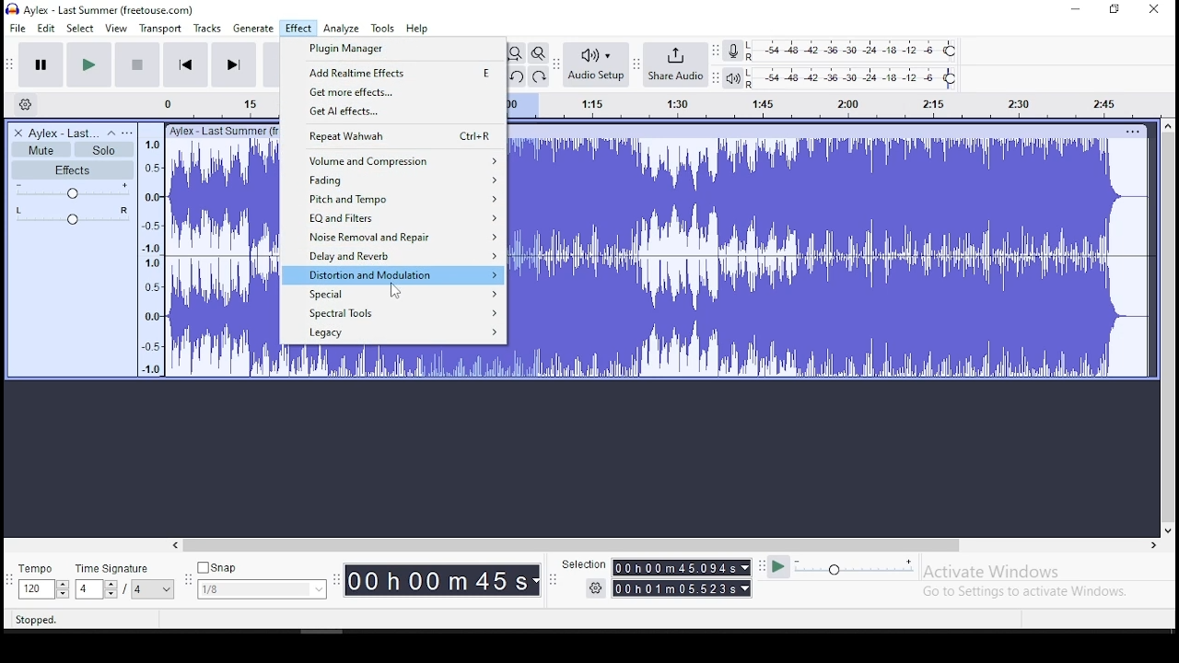 Image resolution: width=1179 pixels, height=663 pixels. What do you see at coordinates (74, 169) in the screenshot?
I see `effects` at bounding box center [74, 169].